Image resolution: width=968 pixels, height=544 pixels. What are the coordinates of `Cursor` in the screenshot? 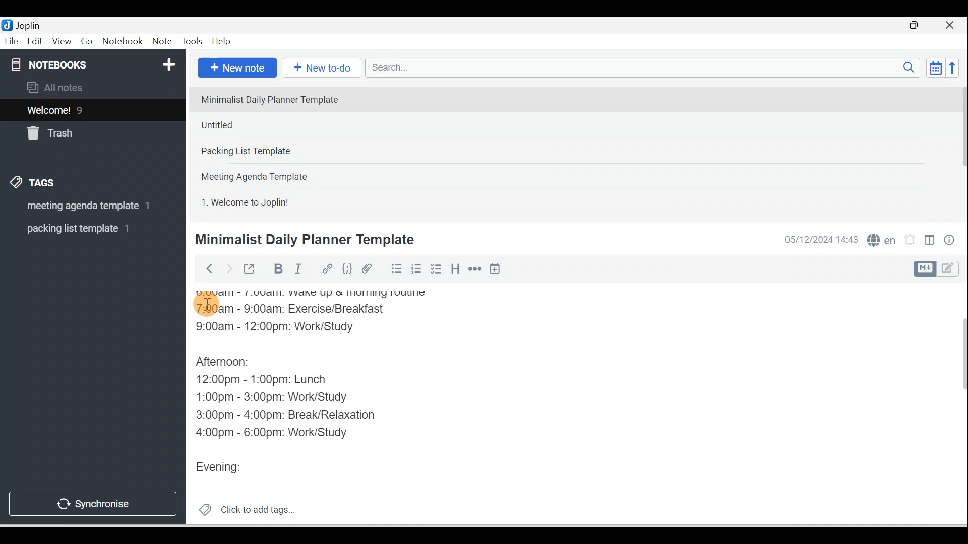 It's located at (198, 487).